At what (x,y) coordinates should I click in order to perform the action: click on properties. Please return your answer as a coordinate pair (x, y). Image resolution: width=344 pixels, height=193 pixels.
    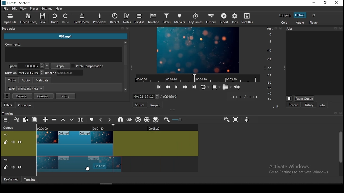
    Looking at the image, I should click on (100, 18).